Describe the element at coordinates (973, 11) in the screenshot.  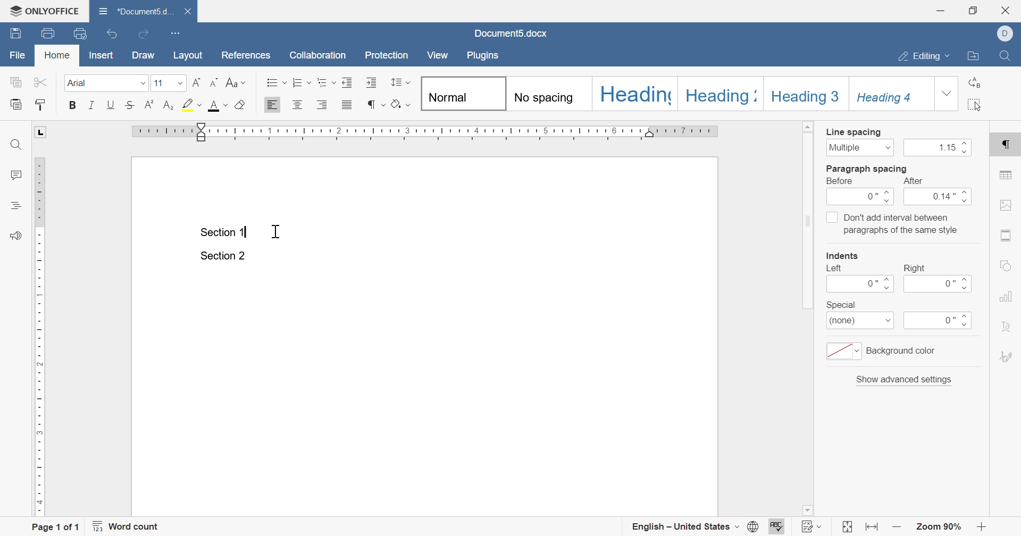
I see `restore down` at that location.